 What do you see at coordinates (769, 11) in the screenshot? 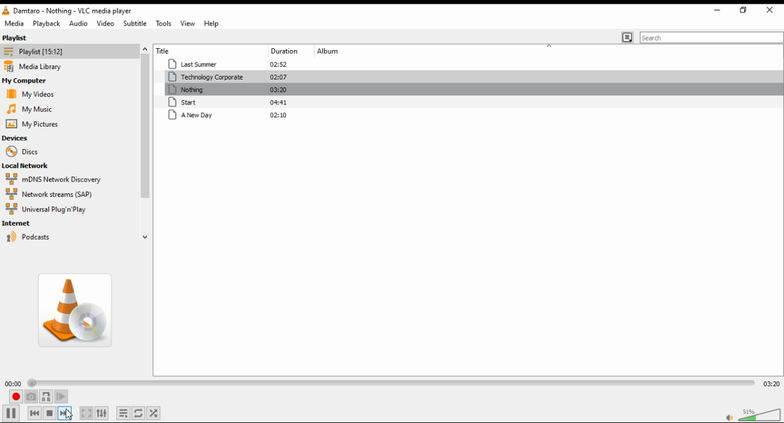
I see `close window` at bounding box center [769, 11].